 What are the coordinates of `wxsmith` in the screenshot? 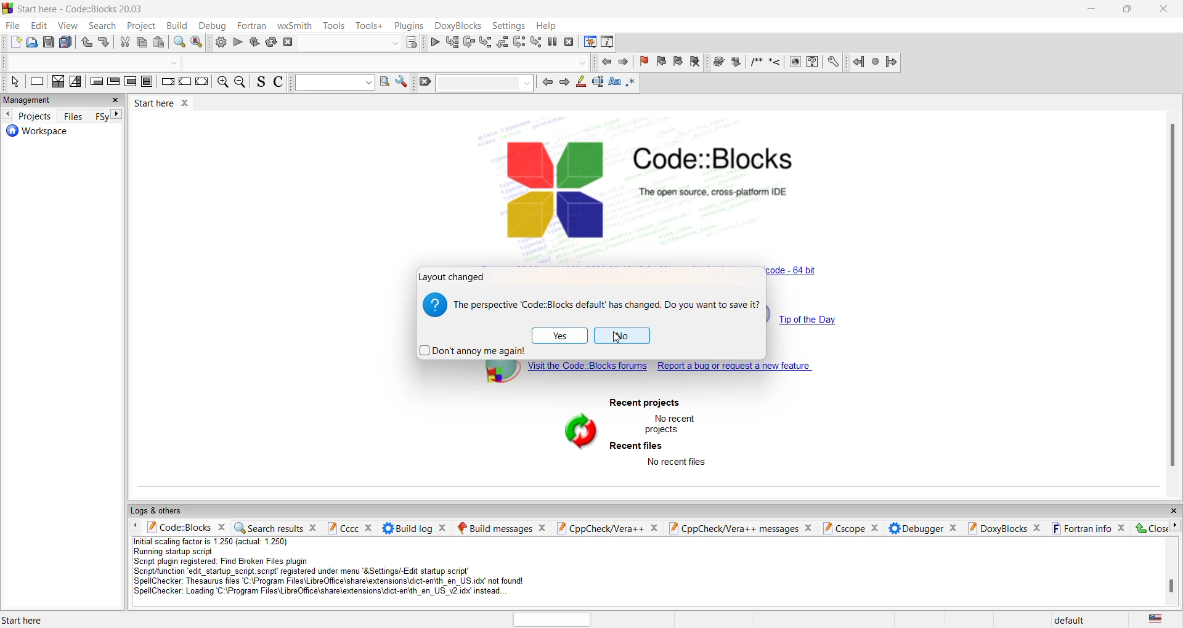 It's located at (294, 24).